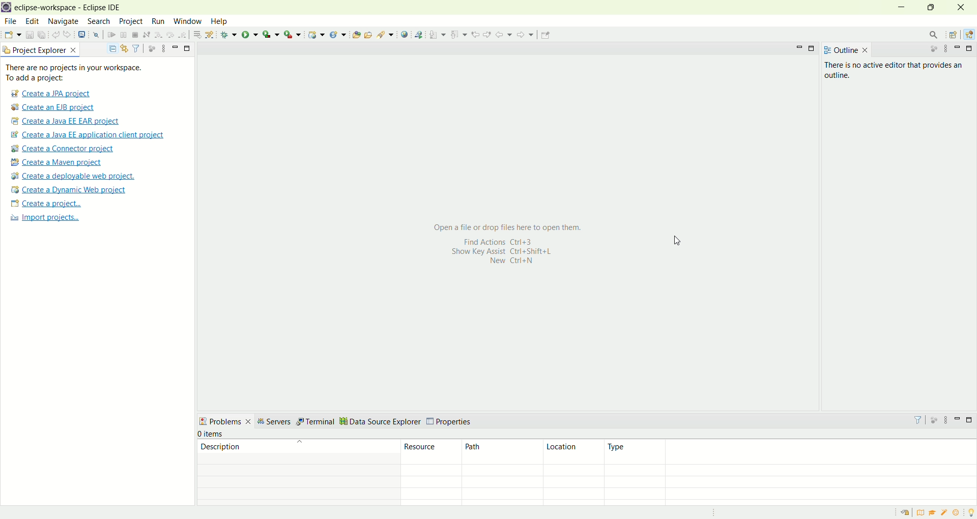 The height and width of the screenshot is (519, 977). Describe the element at coordinates (547, 36) in the screenshot. I see `Pin editor` at that location.